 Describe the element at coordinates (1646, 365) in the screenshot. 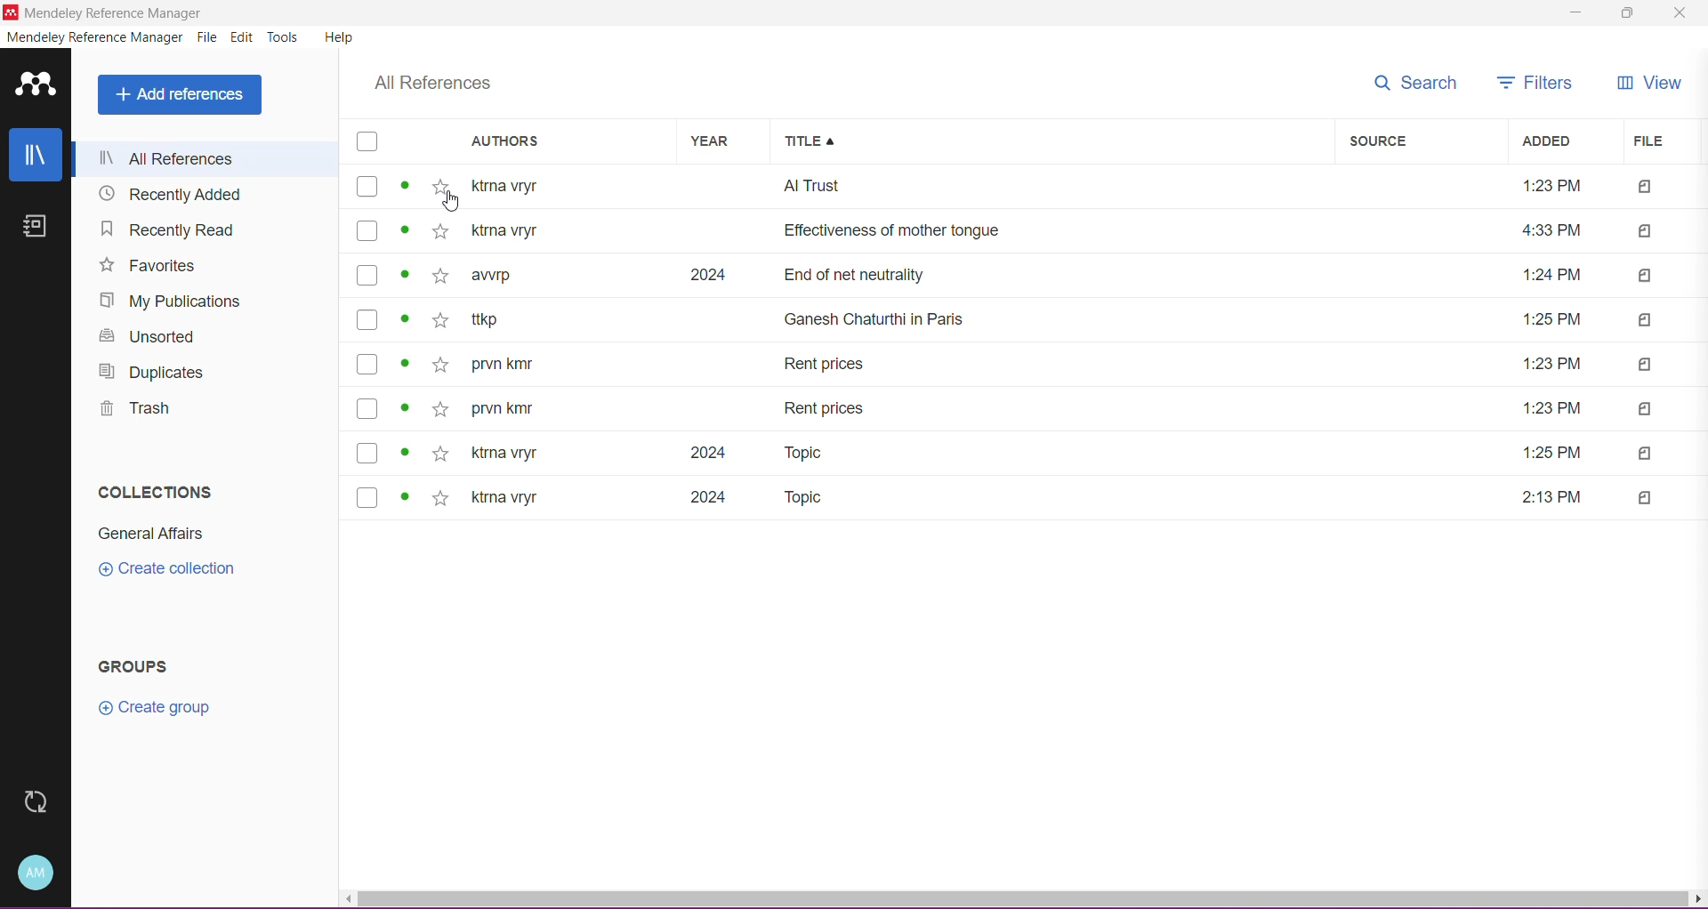

I see `Indicates file type` at that location.